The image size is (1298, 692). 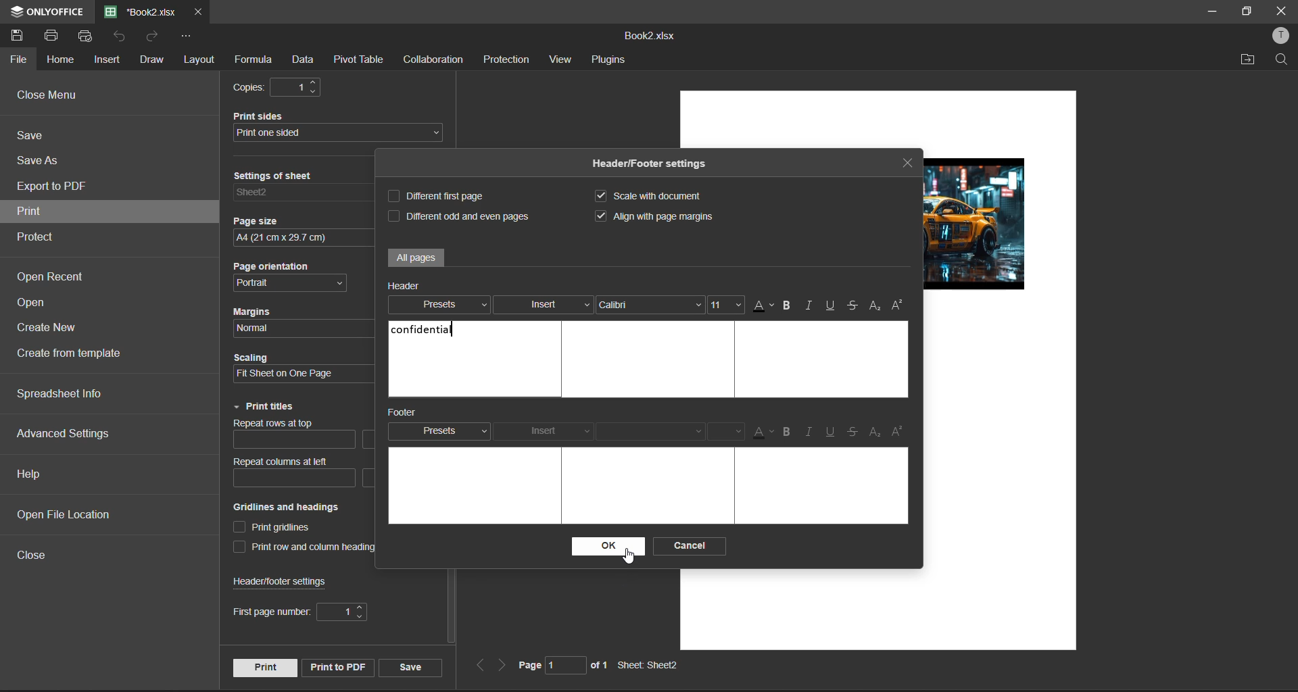 I want to click on repeat columns at top, so click(x=297, y=437).